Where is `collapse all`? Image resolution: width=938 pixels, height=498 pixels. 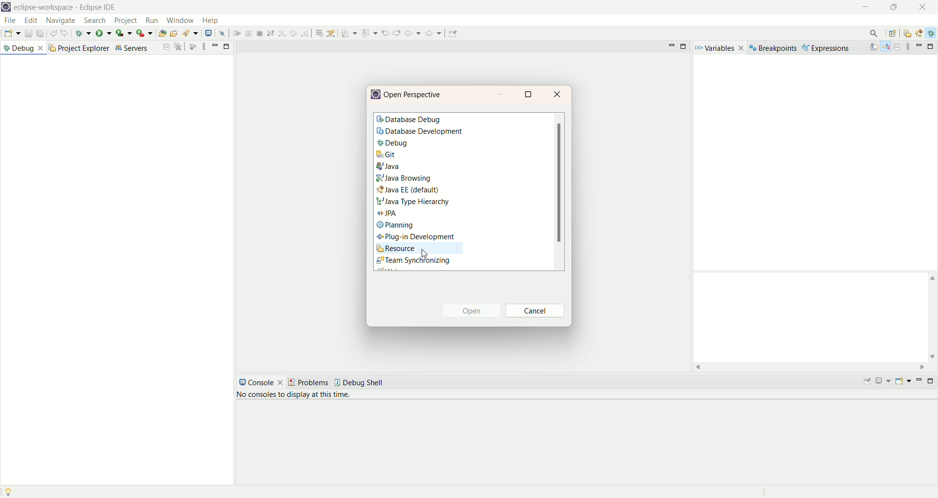 collapse all is located at coordinates (897, 47).